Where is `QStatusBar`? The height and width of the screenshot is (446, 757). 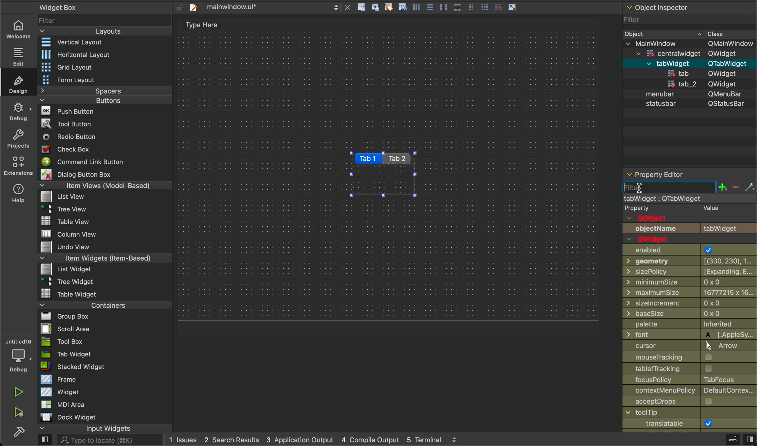 QStatusBar is located at coordinates (720, 103).